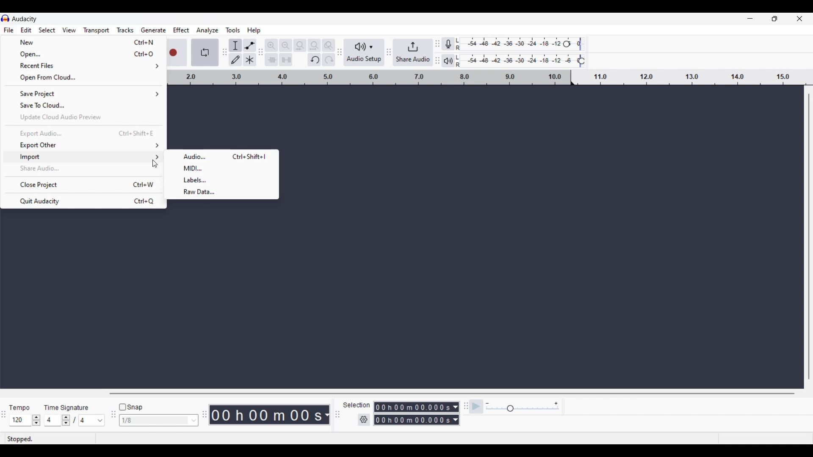  Describe the element at coordinates (84, 105) in the screenshot. I see `Save to cloud` at that location.